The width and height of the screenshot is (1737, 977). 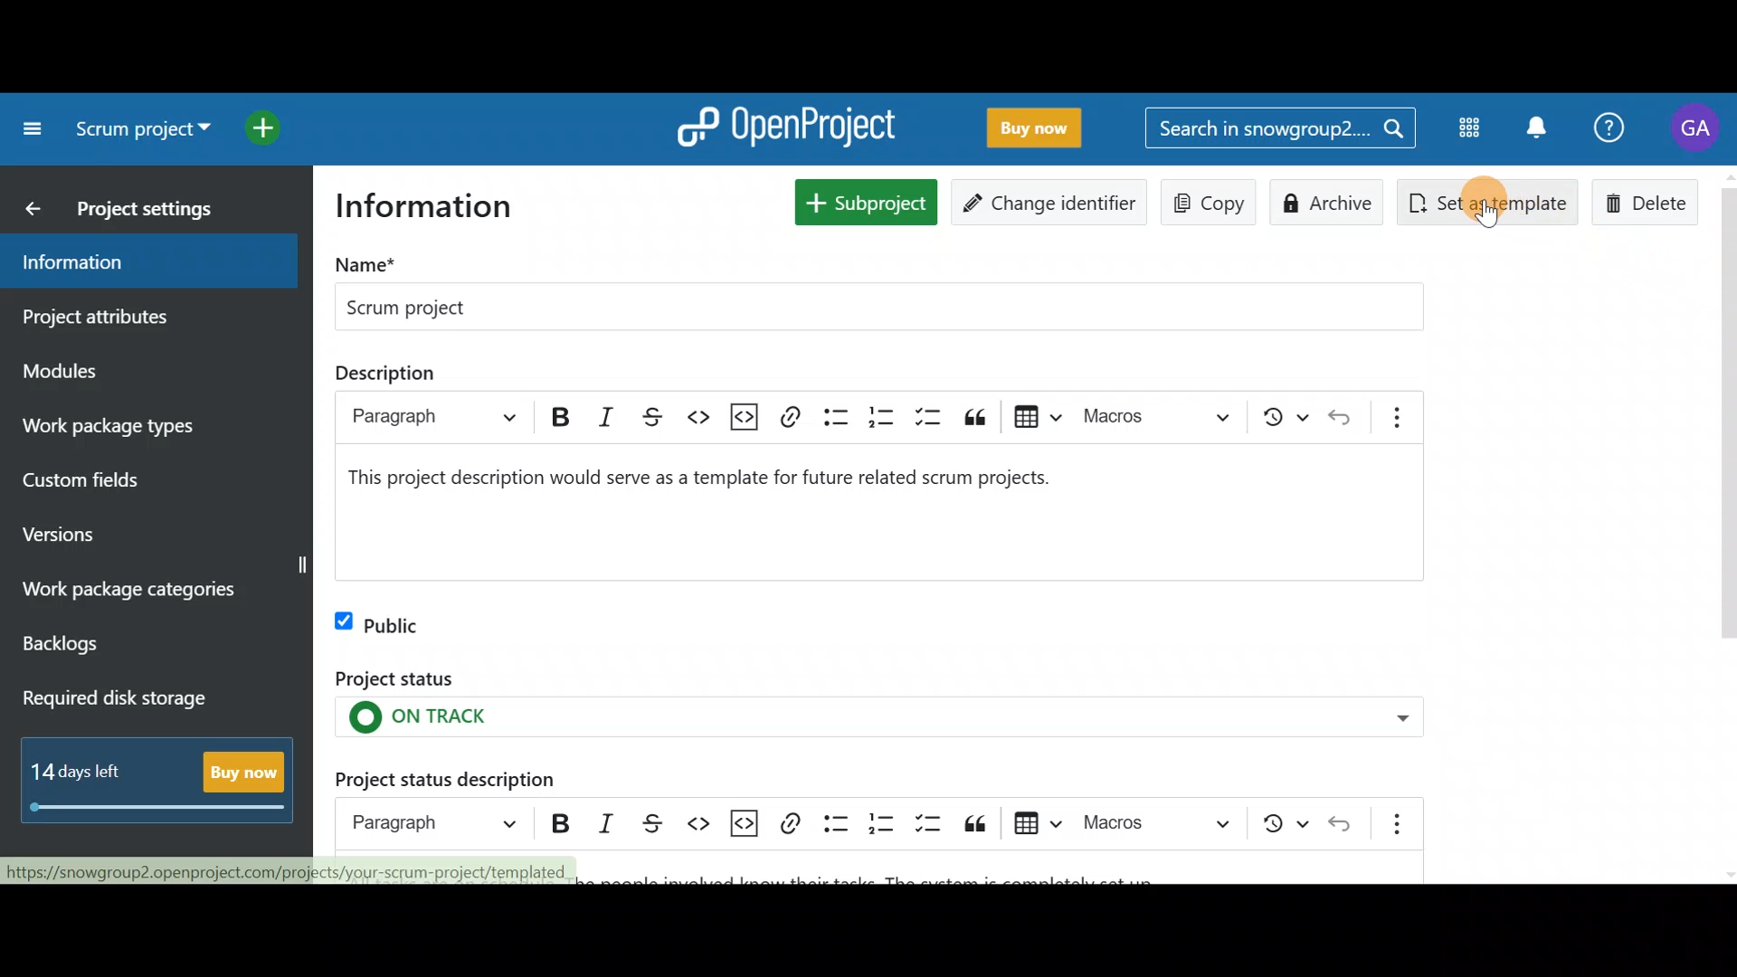 I want to click on Search bar, so click(x=1279, y=131).